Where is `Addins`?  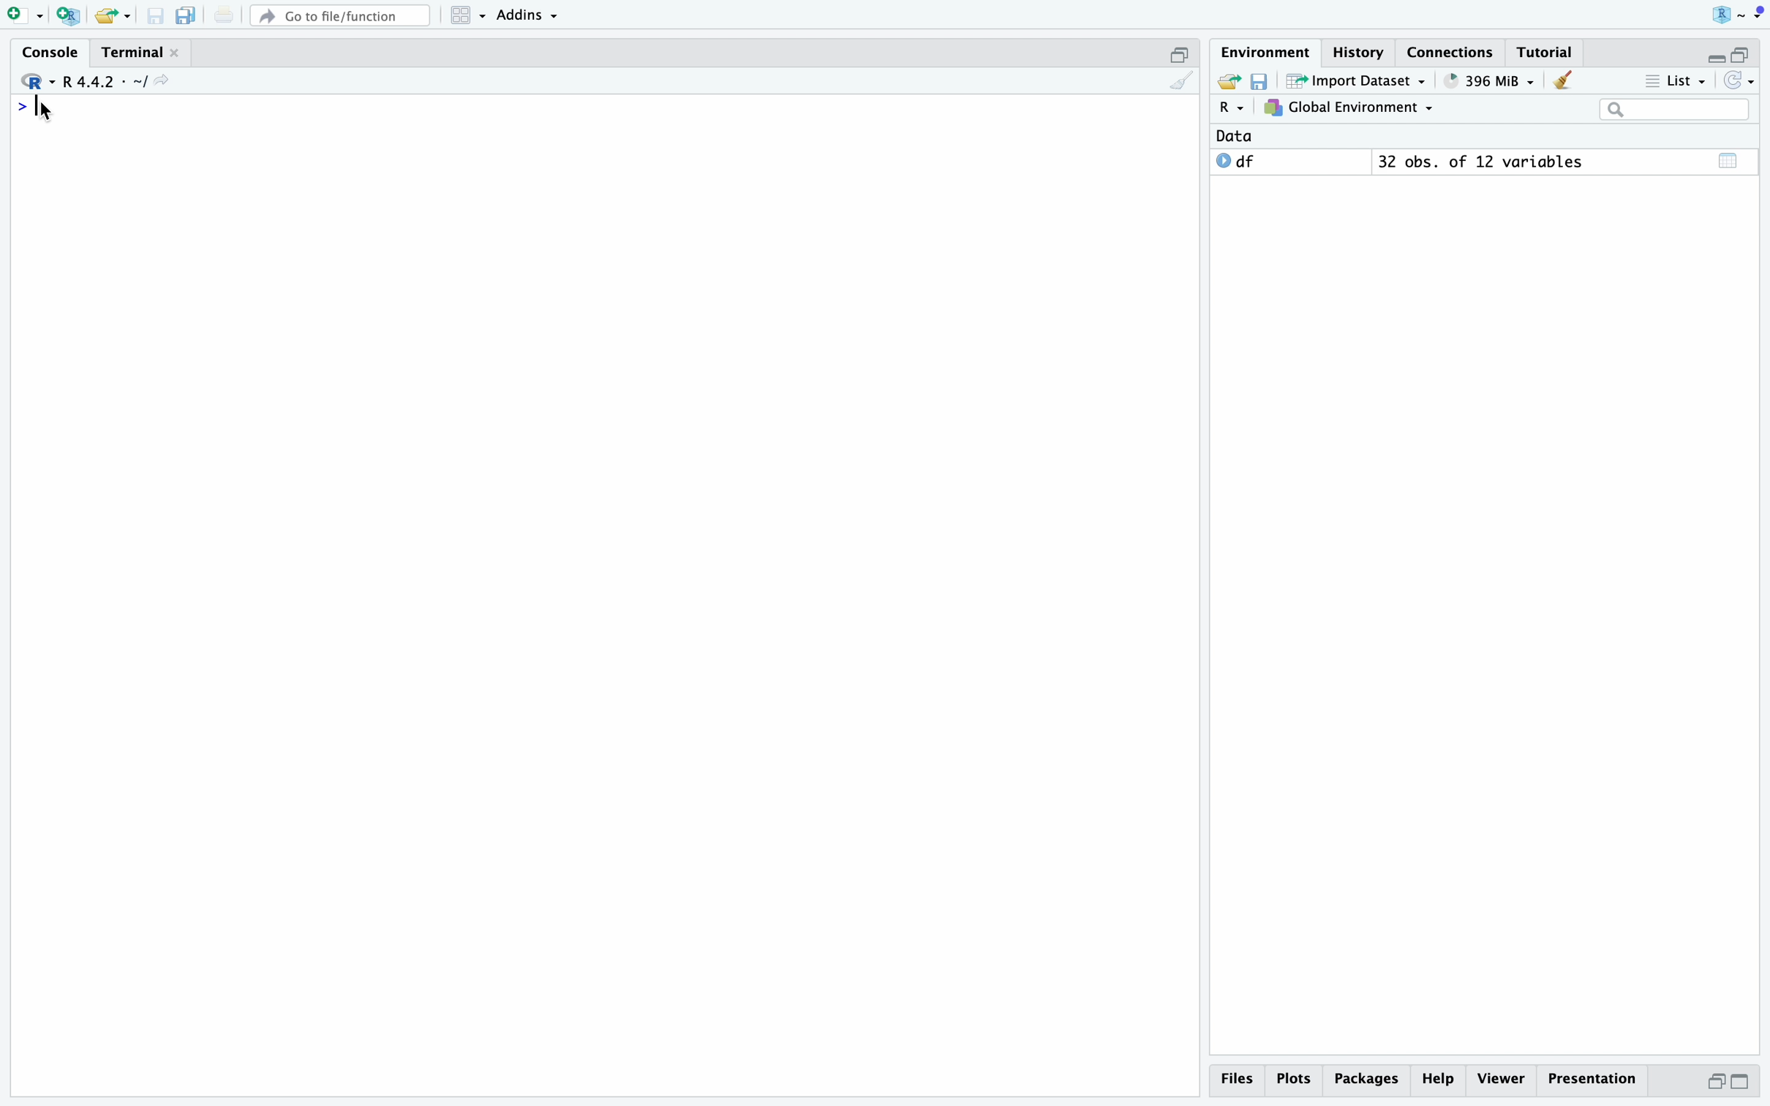 Addins is located at coordinates (528, 15).